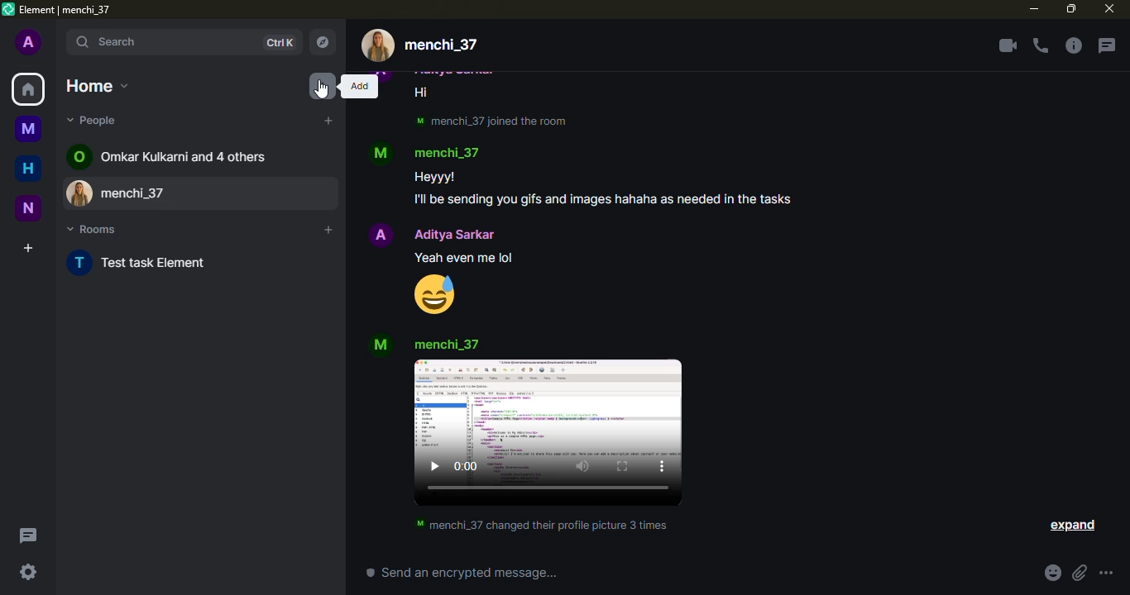  I want to click on menchi_37, so click(218, 193).